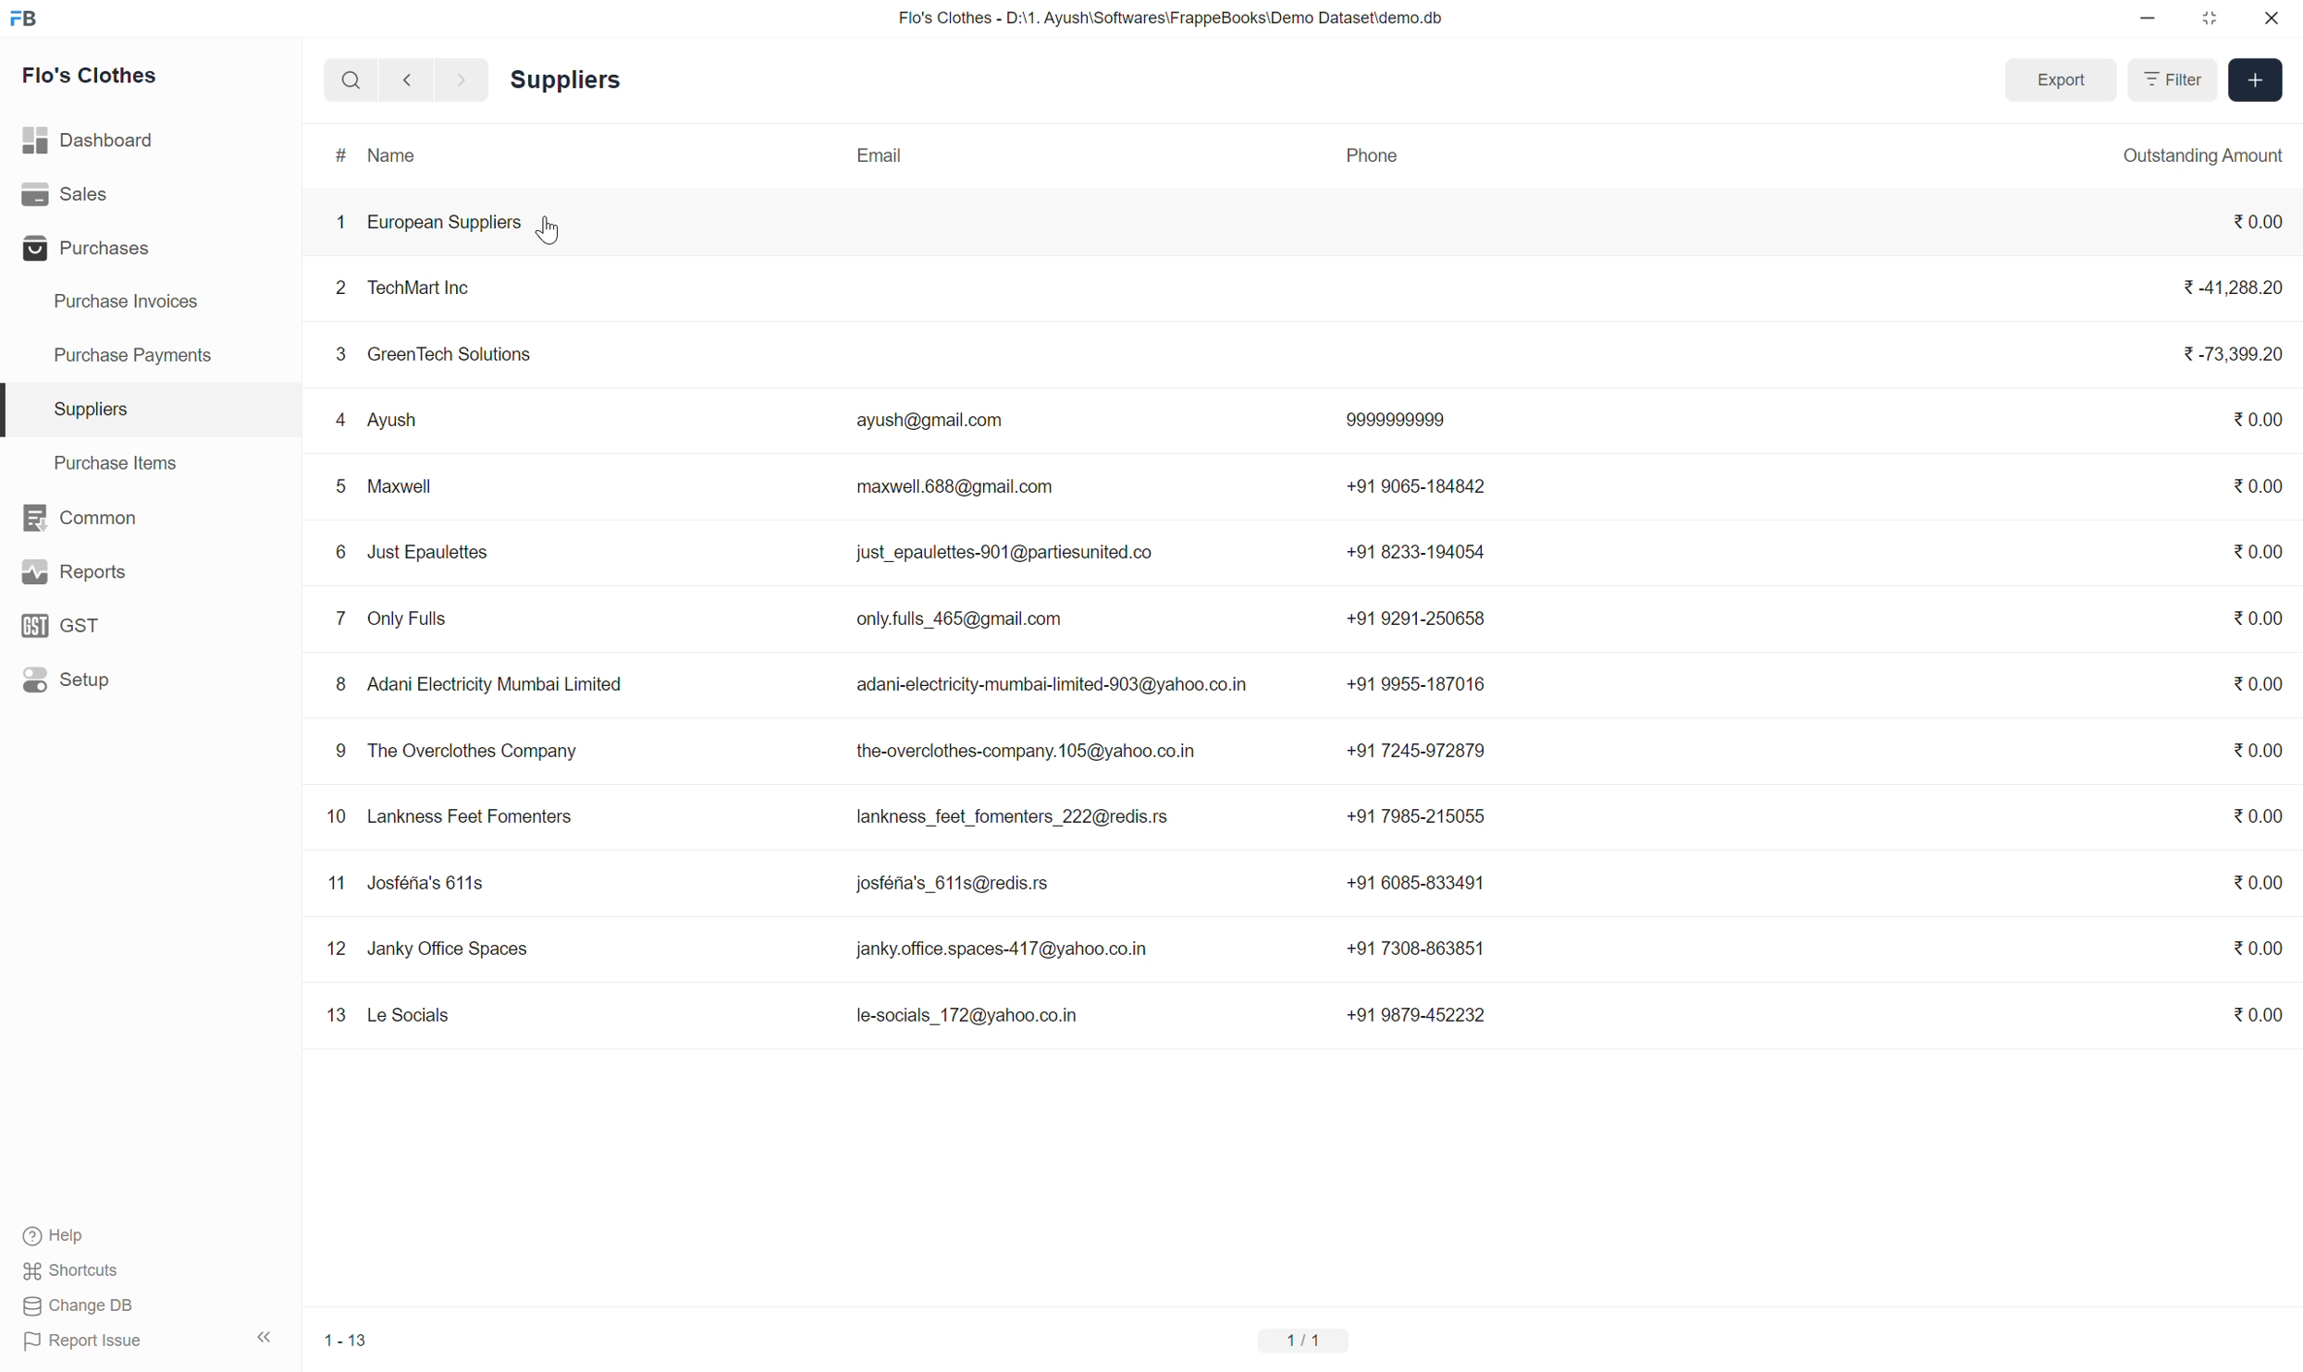 The height and width of the screenshot is (1372, 2303). Describe the element at coordinates (80, 1305) in the screenshot. I see `Change DB` at that location.